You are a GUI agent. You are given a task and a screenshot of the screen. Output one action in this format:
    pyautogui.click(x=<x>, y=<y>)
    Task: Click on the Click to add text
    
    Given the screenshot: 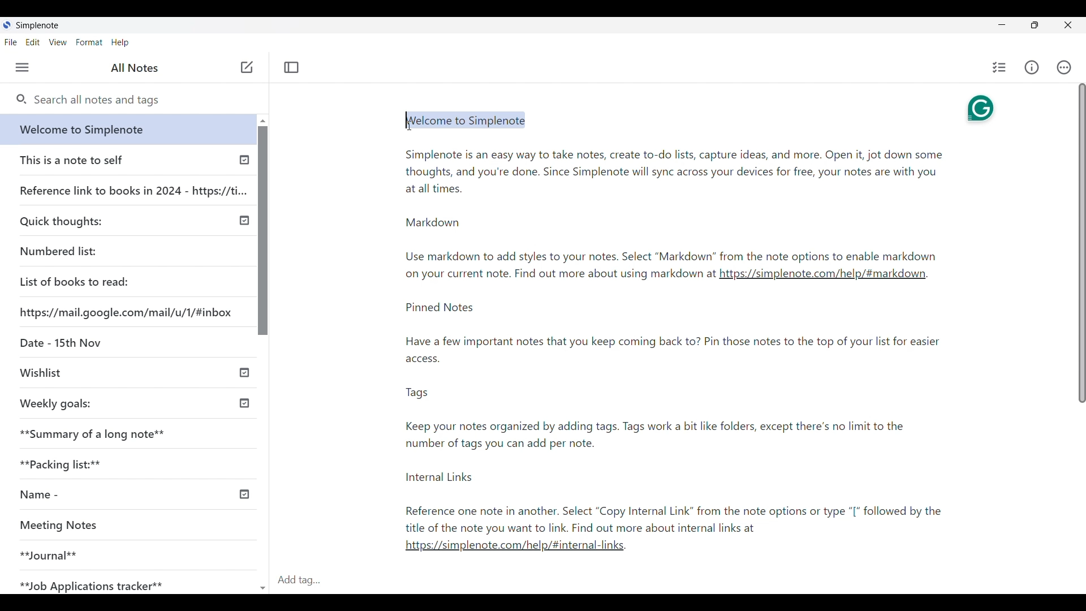 What is the action you would take?
    pyautogui.click(x=247, y=67)
    